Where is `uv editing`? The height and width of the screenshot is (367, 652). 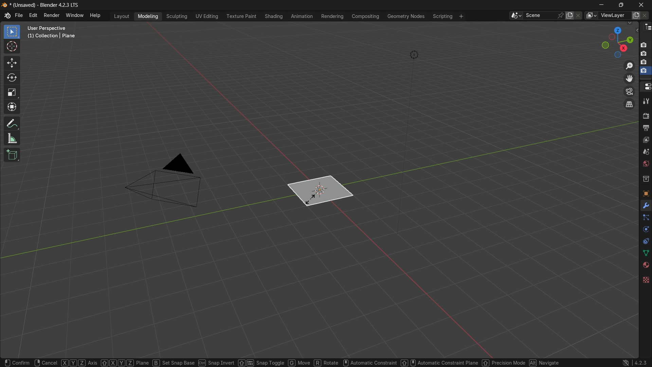 uv editing is located at coordinates (207, 17).